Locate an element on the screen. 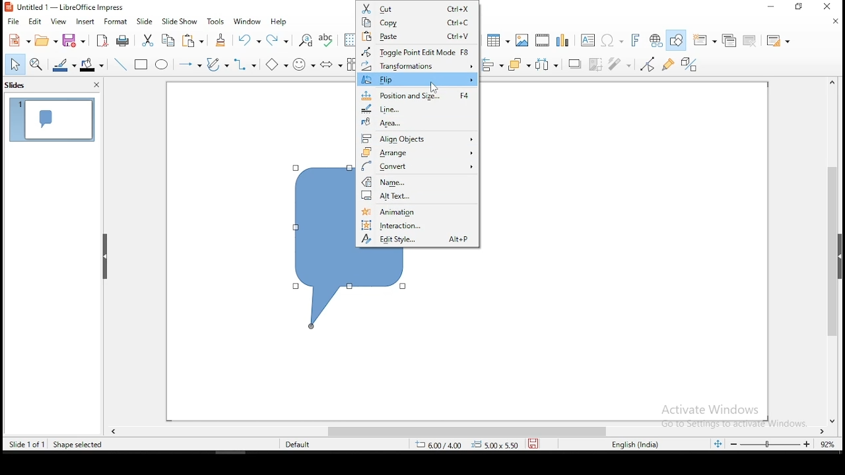  restore is located at coordinates (772, 7).